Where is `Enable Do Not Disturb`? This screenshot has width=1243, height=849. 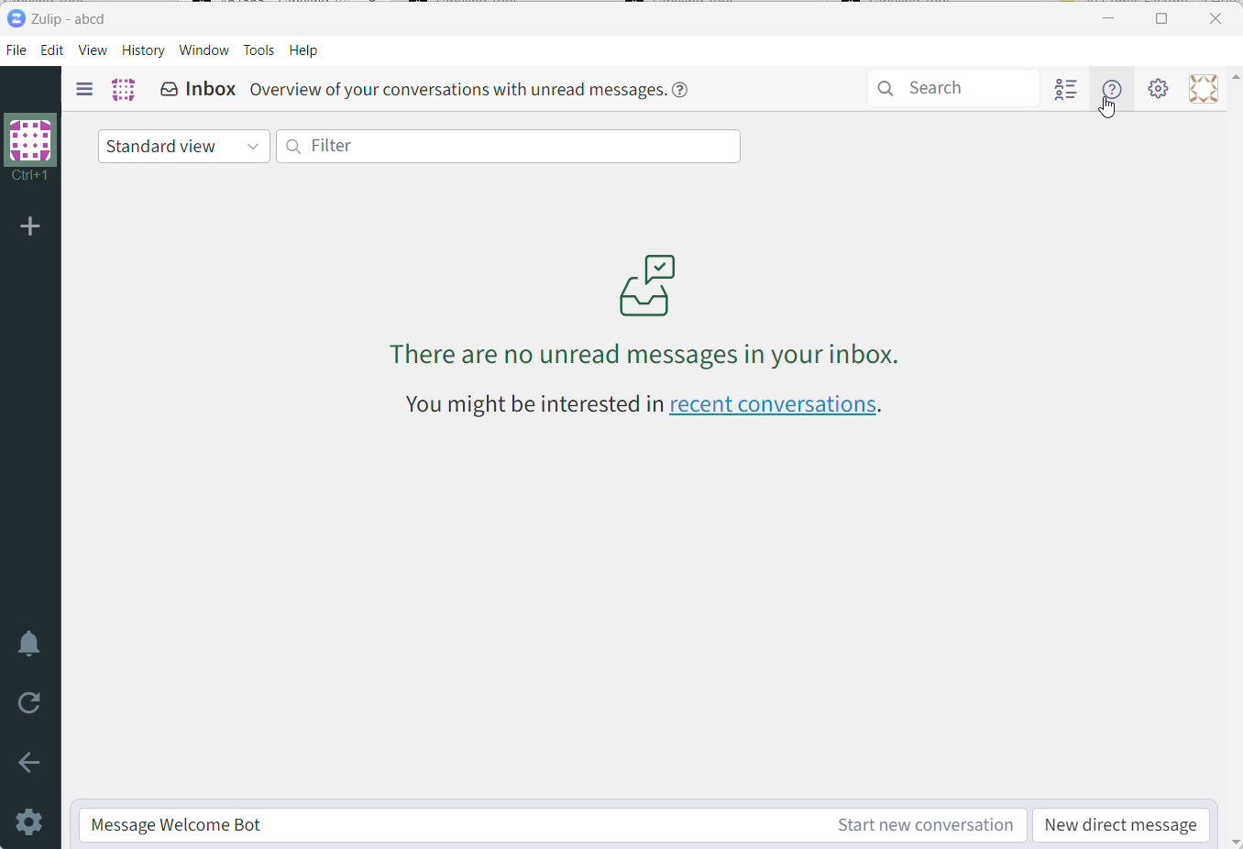 Enable Do Not Disturb is located at coordinates (31, 645).